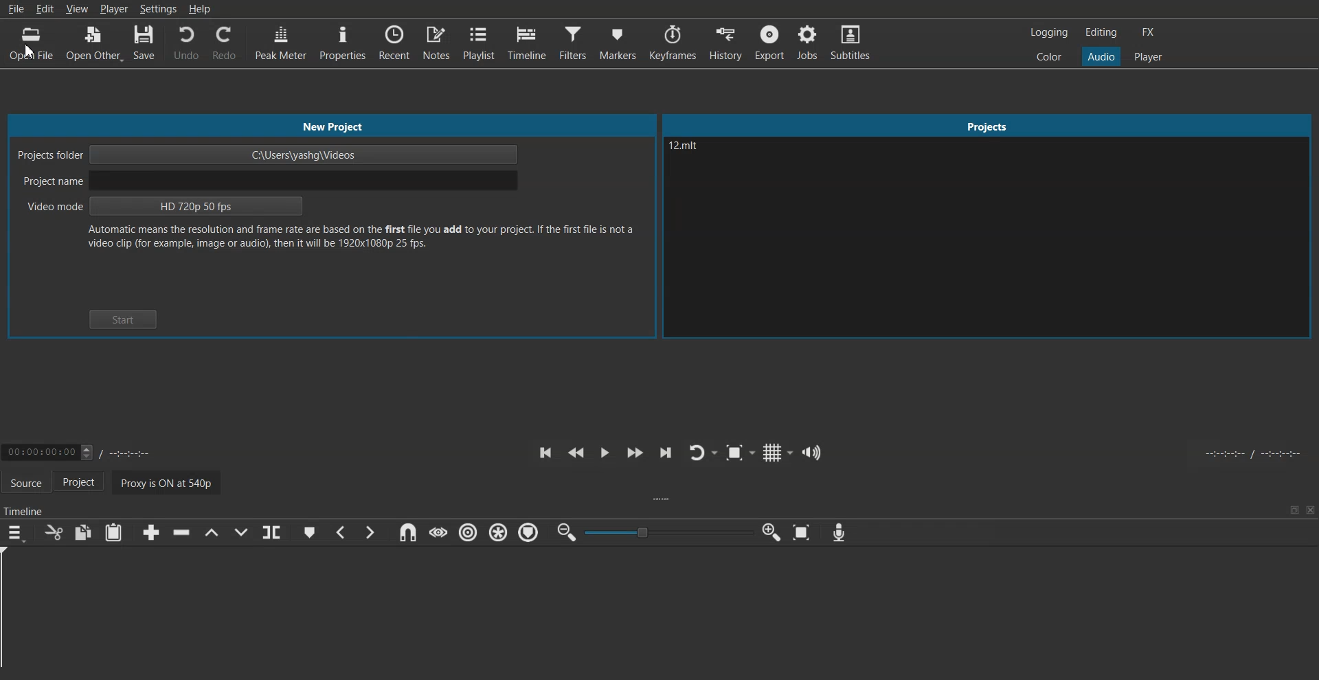 This screenshot has width=1319, height=680. I want to click on Peak Meter, so click(280, 42).